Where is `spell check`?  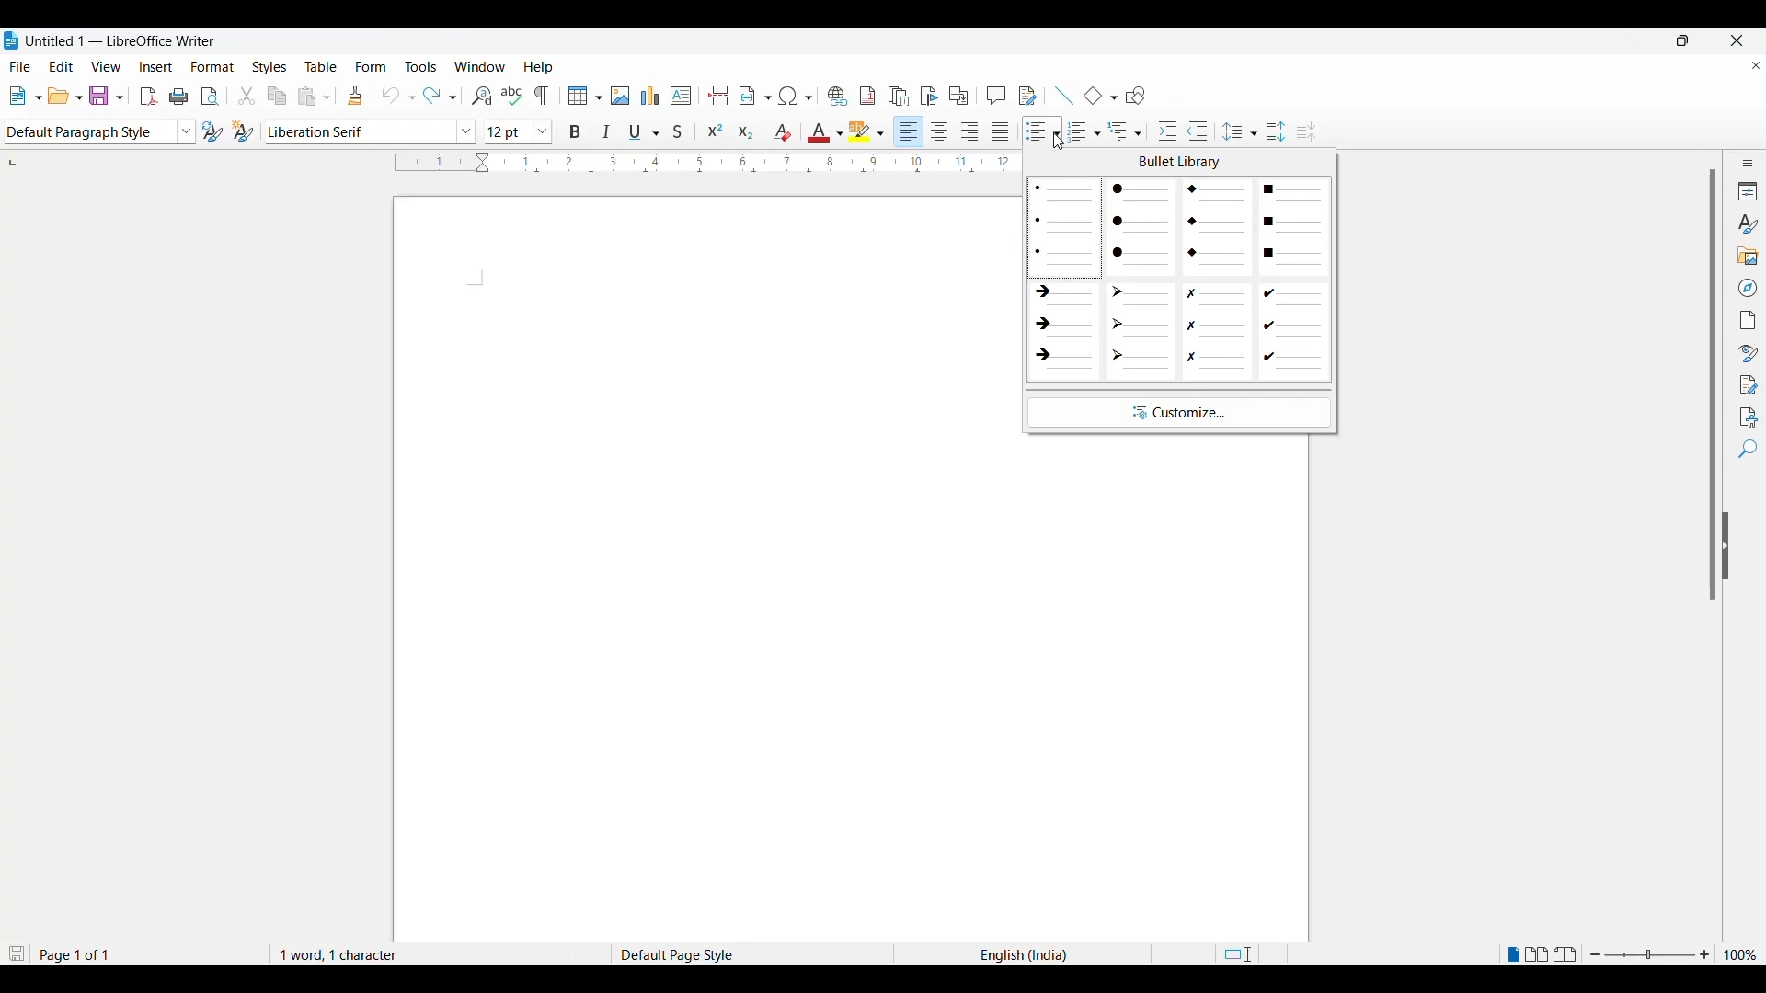
spell check is located at coordinates (512, 94).